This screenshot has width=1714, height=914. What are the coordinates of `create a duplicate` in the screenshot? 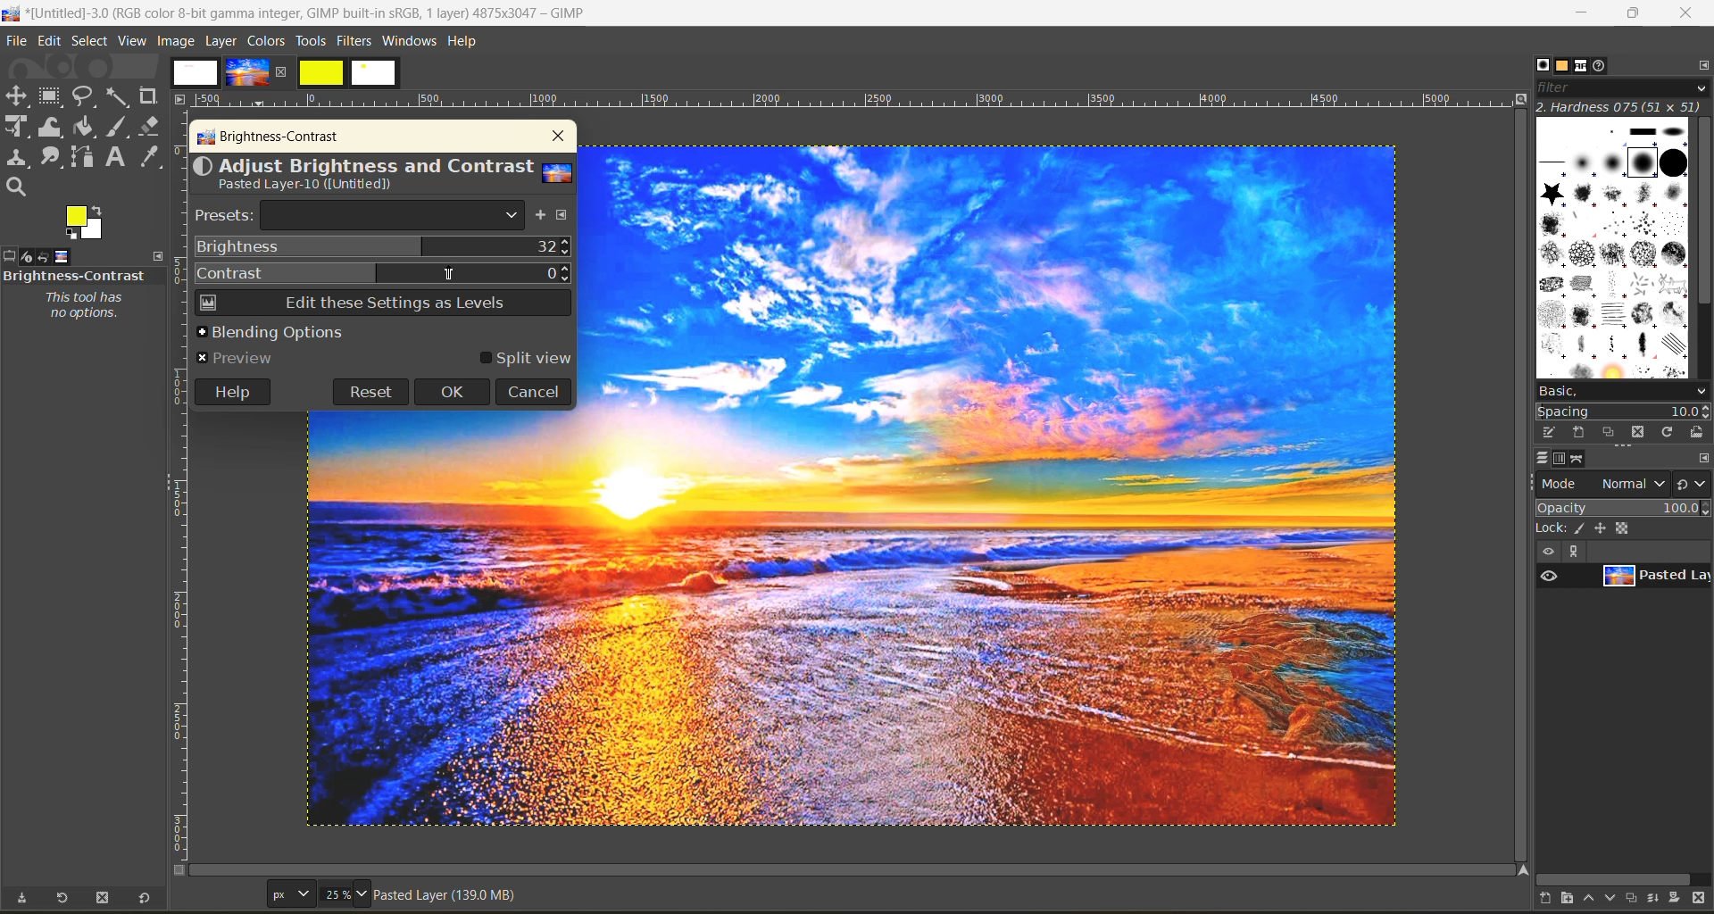 It's located at (1635, 897).